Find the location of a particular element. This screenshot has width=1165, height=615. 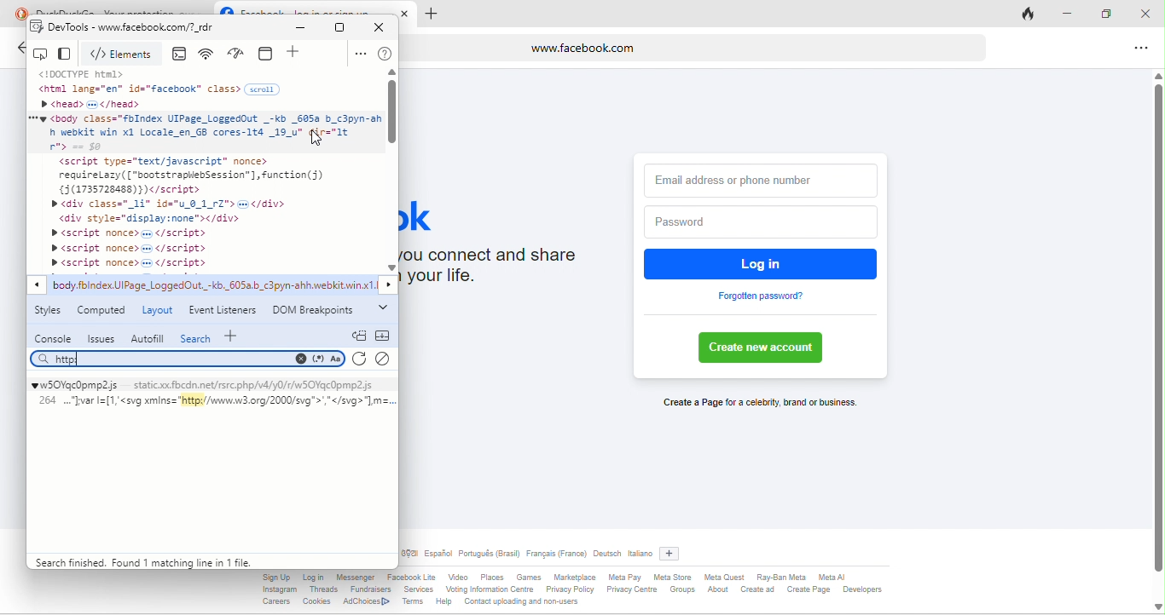

email address is located at coordinates (762, 177).